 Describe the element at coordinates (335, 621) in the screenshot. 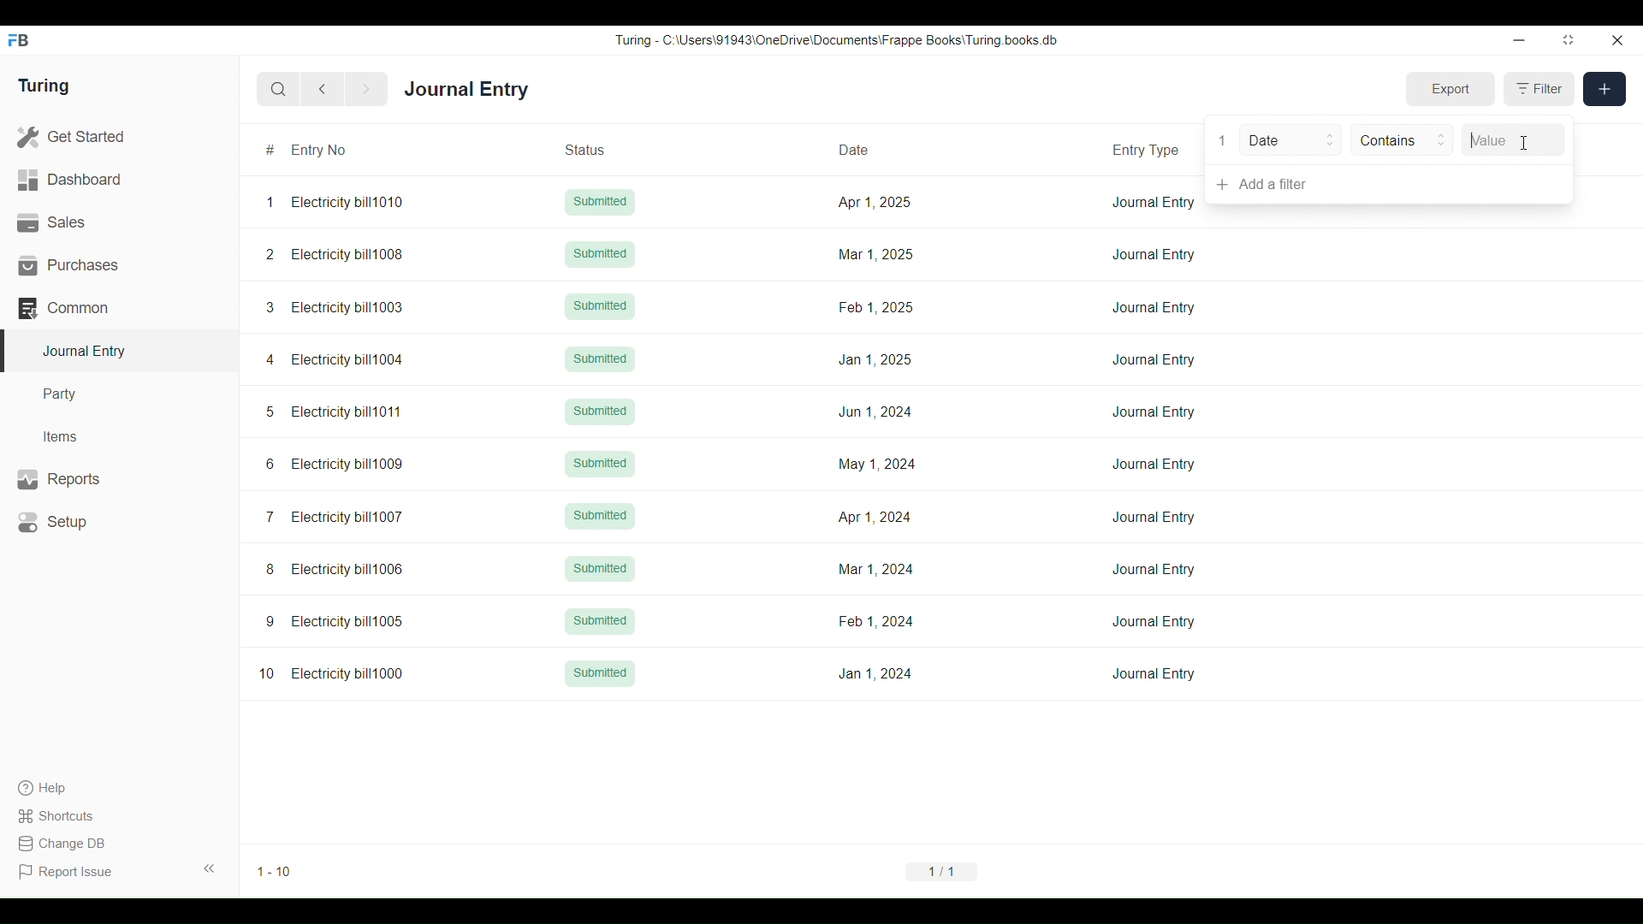

I see `9 Electricity bill1005` at that location.